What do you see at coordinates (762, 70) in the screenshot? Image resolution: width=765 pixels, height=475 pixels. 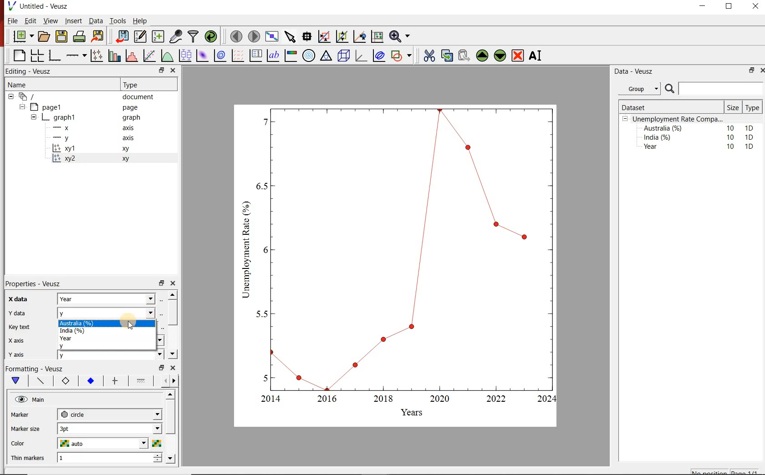 I see `close` at bounding box center [762, 70].